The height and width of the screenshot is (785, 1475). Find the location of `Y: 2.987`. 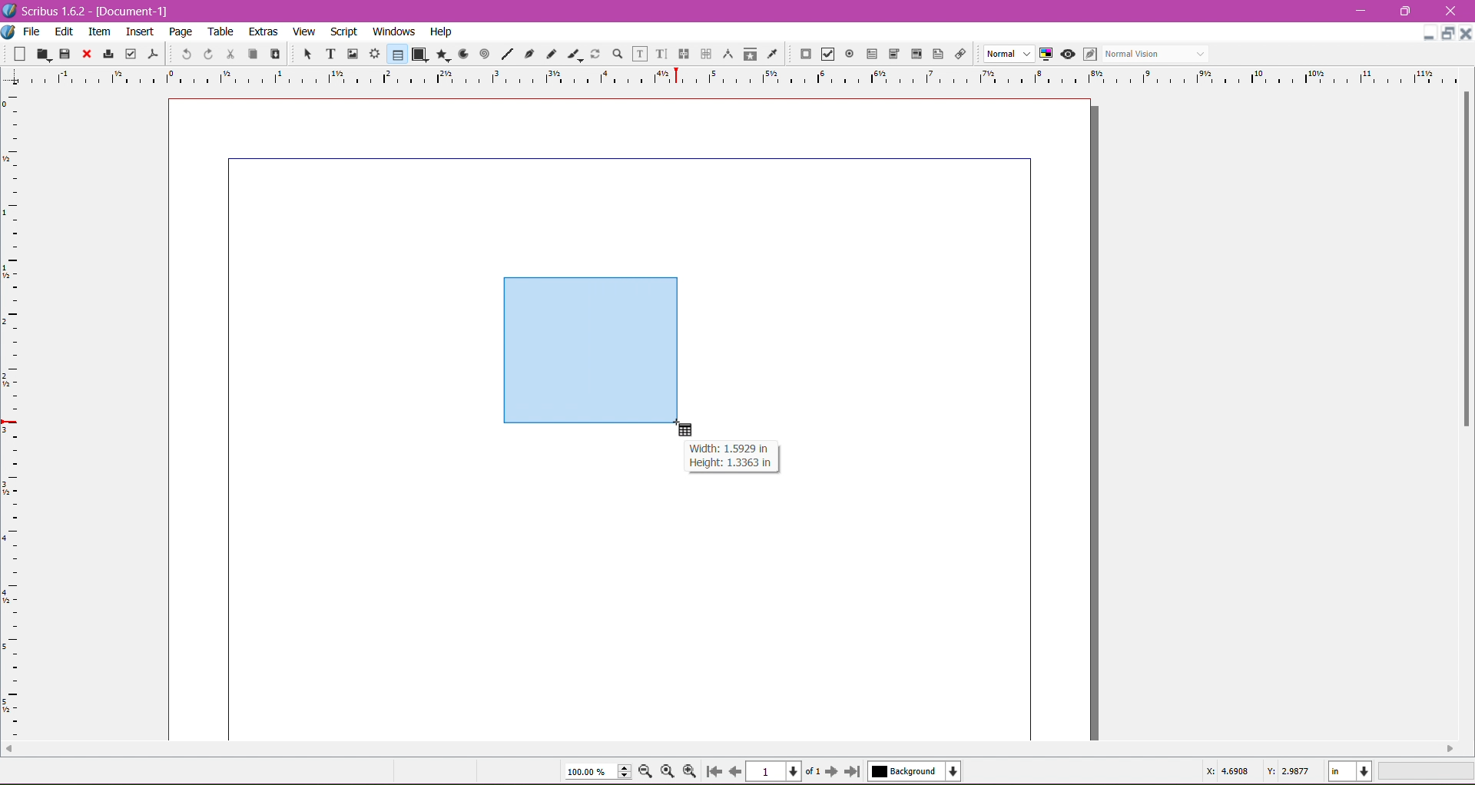

Y: 2.987 is located at coordinates (1288, 770).